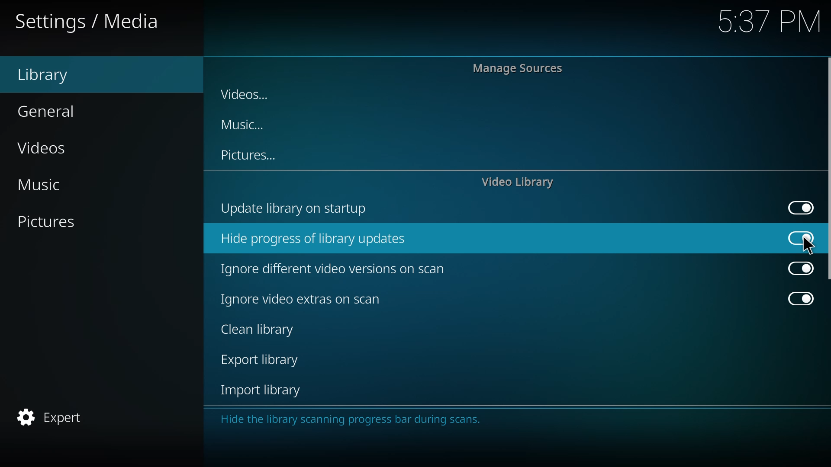 The width and height of the screenshot is (831, 467). I want to click on ignore video extras on scan, so click(296, 298).